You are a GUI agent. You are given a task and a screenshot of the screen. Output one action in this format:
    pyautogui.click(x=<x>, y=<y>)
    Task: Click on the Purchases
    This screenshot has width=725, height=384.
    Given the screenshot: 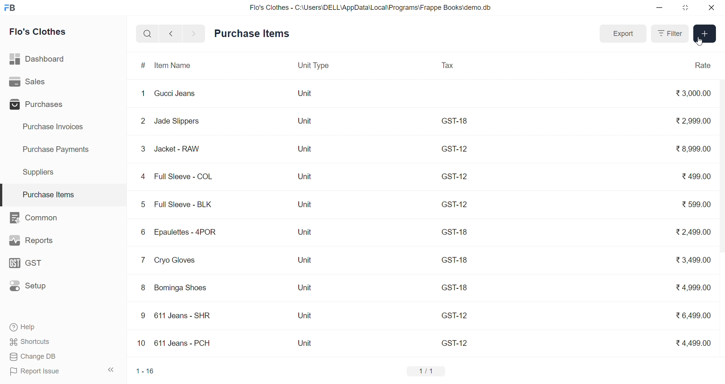 What is the action you would take?
    pyautogui.click(x=39, y=104)
    